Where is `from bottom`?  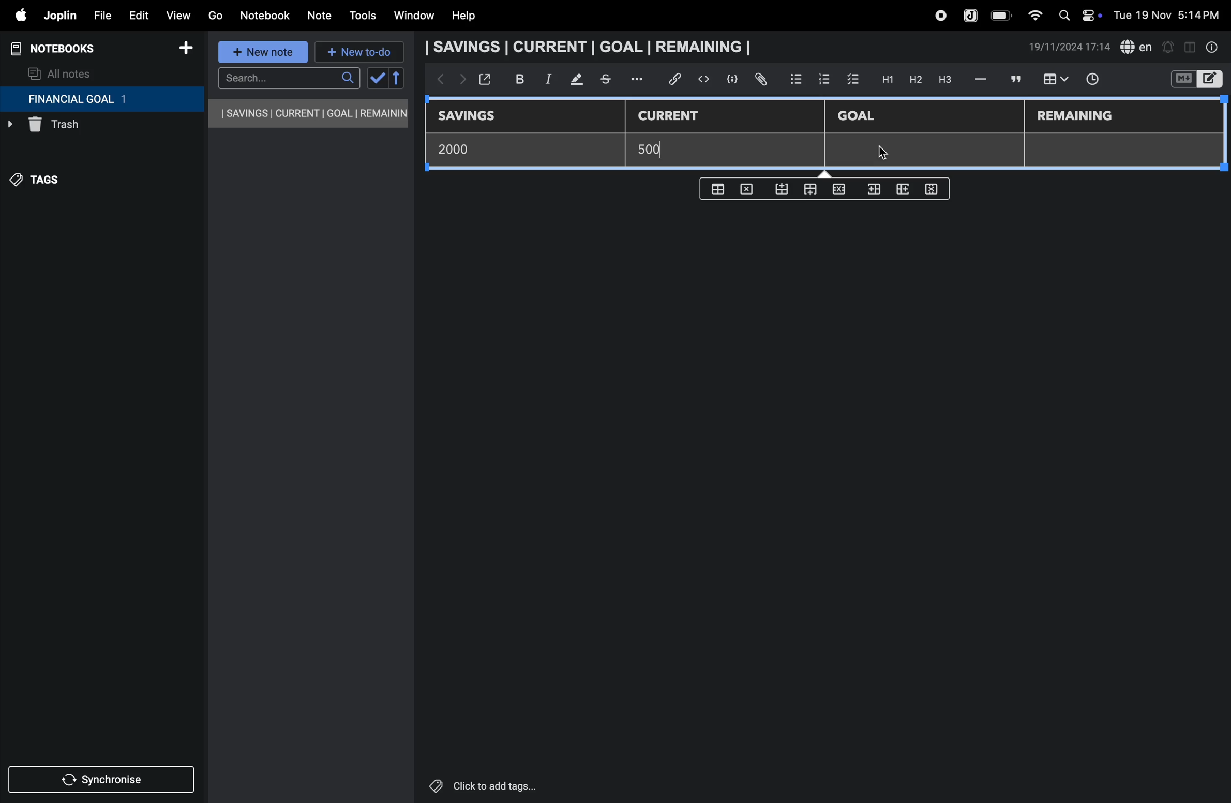 from bottom is located at coordinates (783, 189).